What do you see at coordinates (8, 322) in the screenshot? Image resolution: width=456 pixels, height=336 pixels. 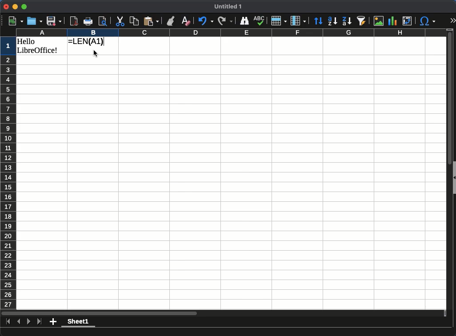 I see `last sheet` at bounding box center [8, 322].